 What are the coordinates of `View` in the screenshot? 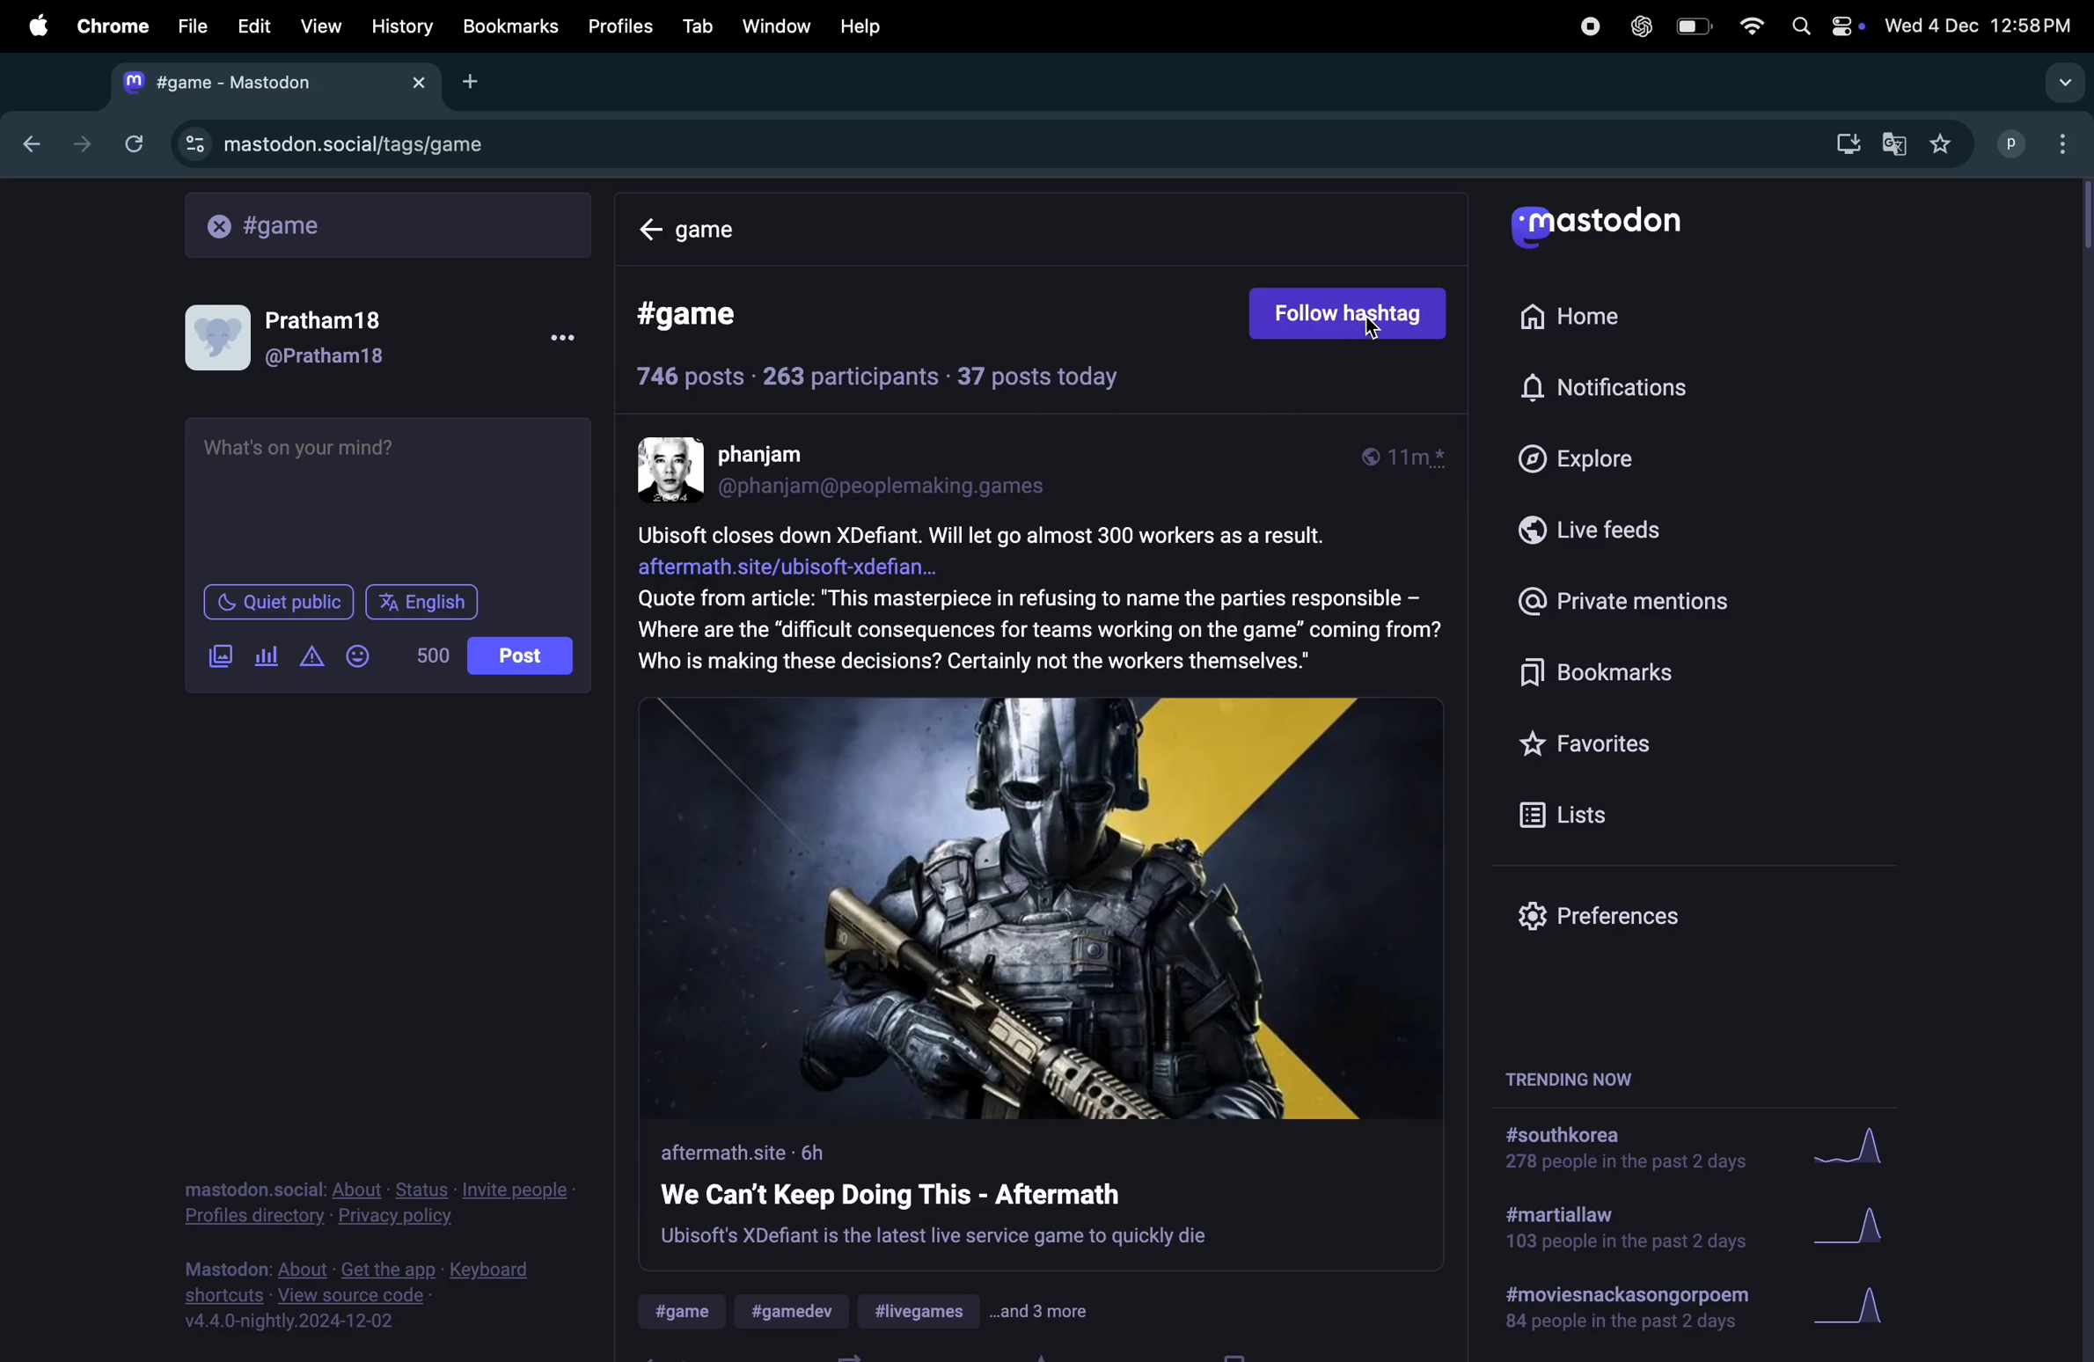 It's located at (321, 24).